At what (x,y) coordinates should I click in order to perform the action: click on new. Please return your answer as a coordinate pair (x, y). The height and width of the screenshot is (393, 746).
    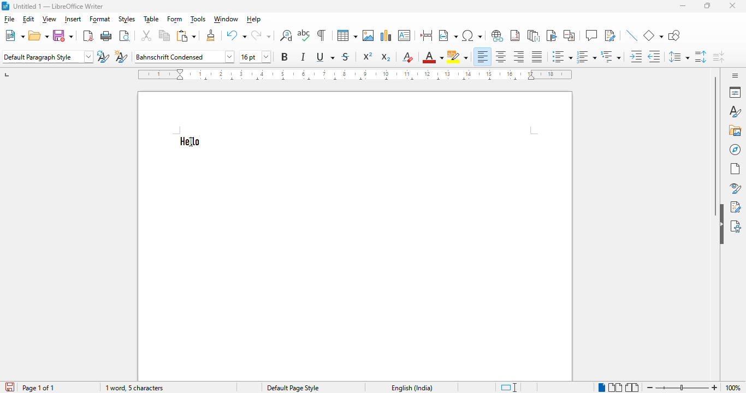
    Looking at the image, I should click on (15, 35).